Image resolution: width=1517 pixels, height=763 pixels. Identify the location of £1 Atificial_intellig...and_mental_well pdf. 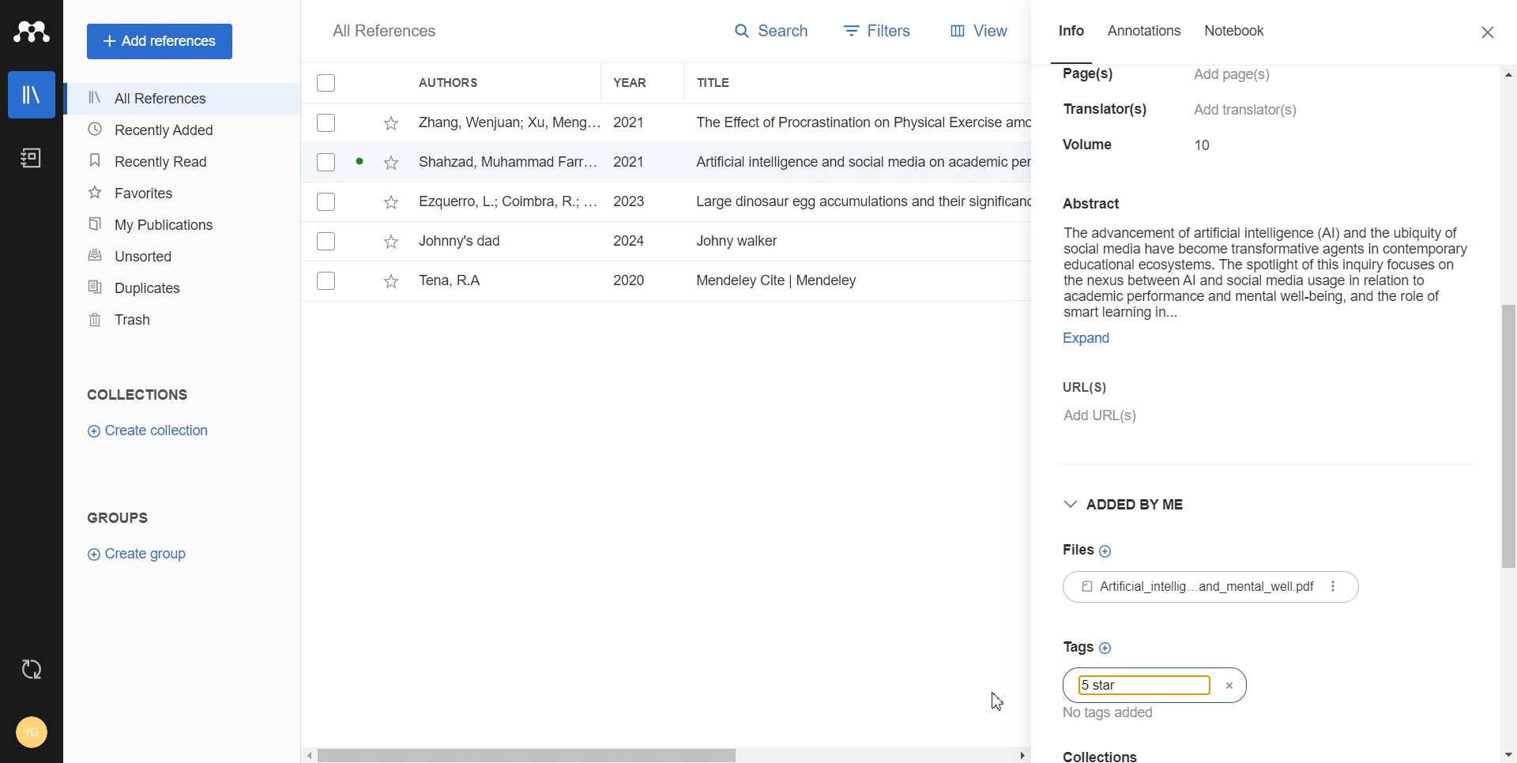
(1218, 587).